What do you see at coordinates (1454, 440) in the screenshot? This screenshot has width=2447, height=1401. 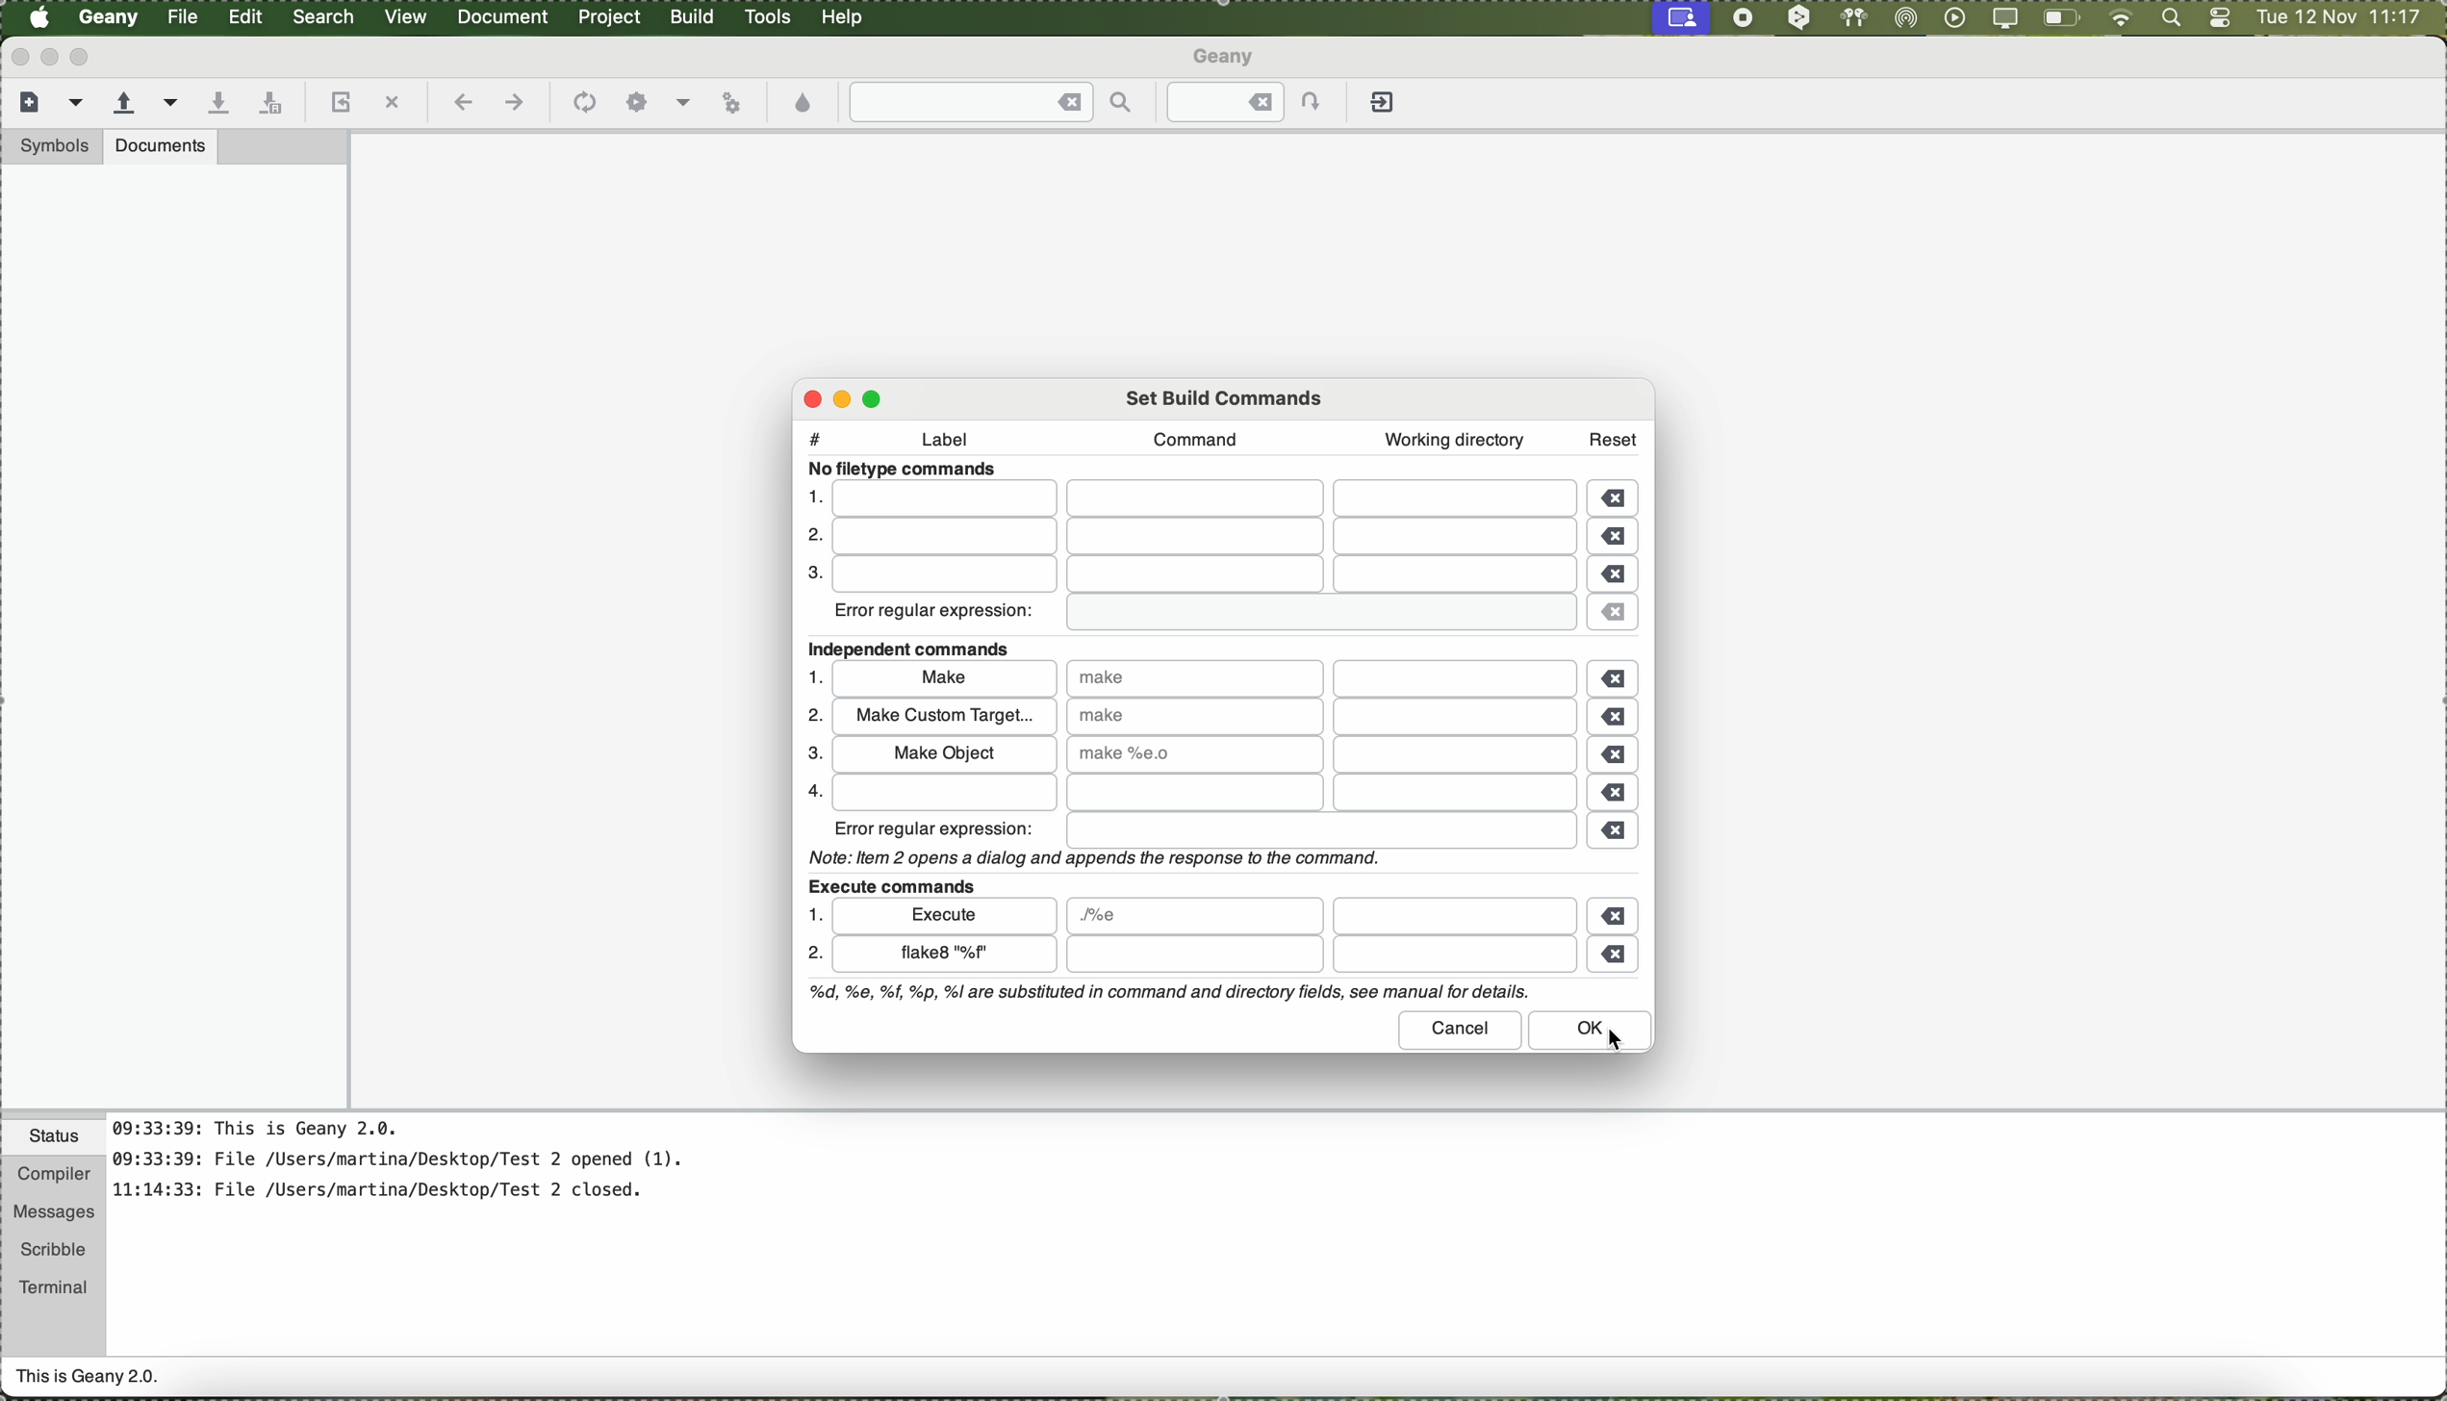 I see `working directory` at bounding box center [1454, 440].